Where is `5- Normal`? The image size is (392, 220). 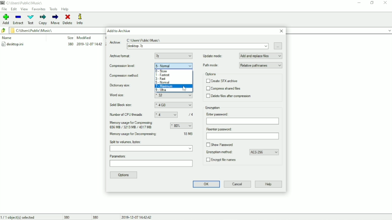
5- Normal is located at coordinates (174, 66).